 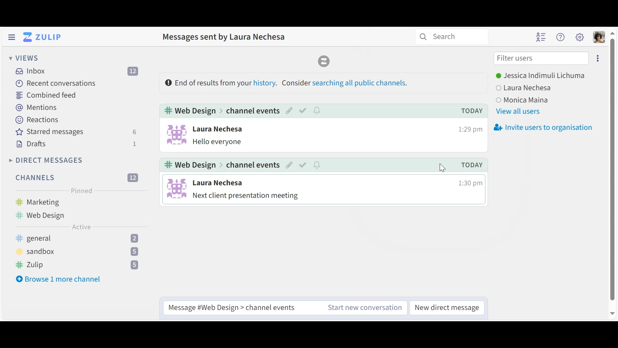 What do you see at coordinates (580, 37) in the screenshot?
I see `Main menu` at bounding box center [580, 37].